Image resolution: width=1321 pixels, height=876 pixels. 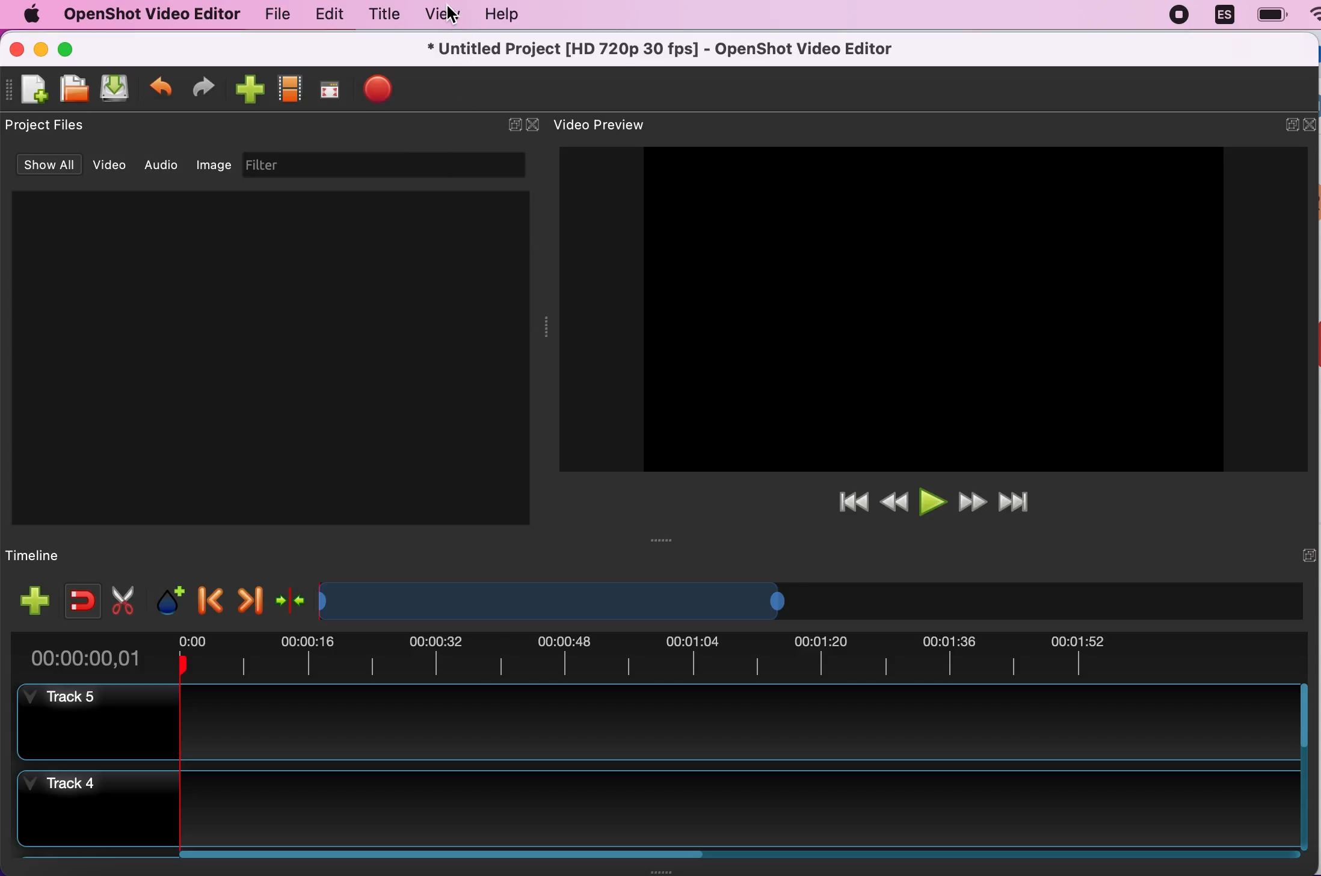 I want to click on language, so click(x=1219, y=15).